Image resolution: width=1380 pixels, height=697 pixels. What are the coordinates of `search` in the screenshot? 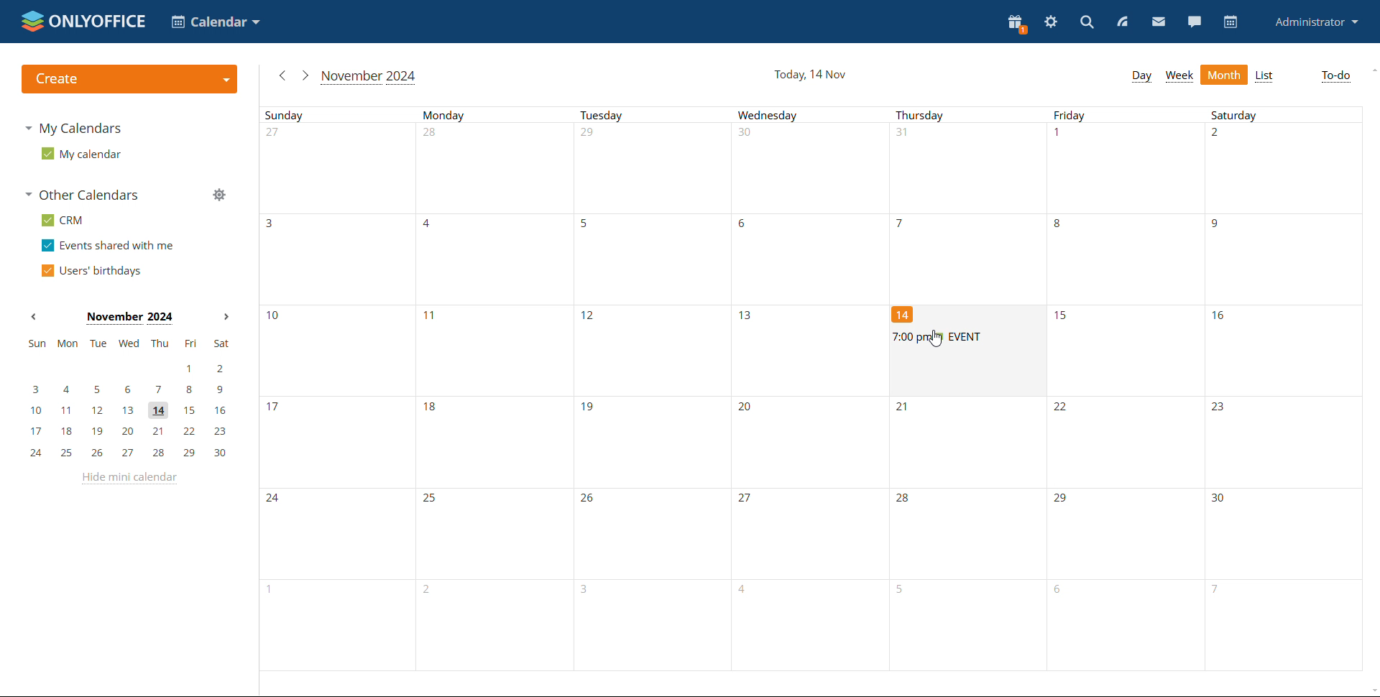 It's located at (1085, 22).